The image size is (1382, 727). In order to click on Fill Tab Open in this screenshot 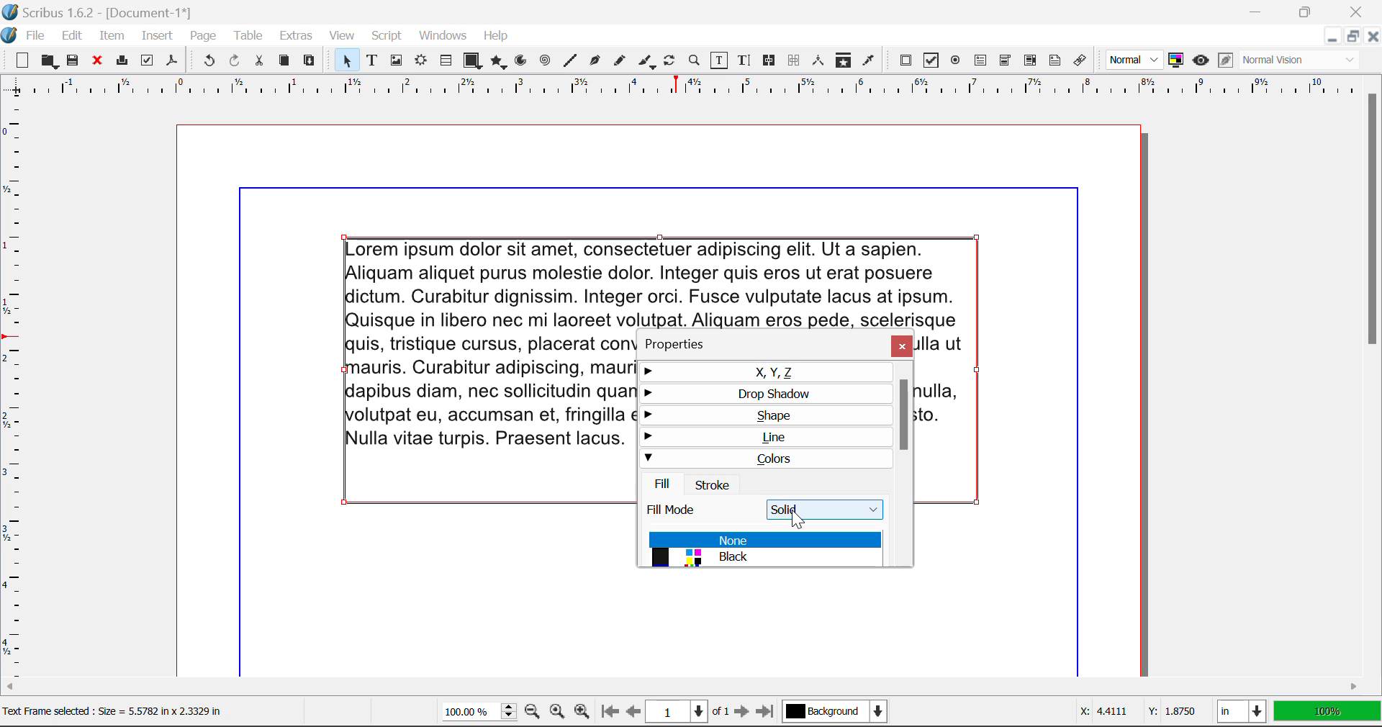, I will do `click(664, 483)`.